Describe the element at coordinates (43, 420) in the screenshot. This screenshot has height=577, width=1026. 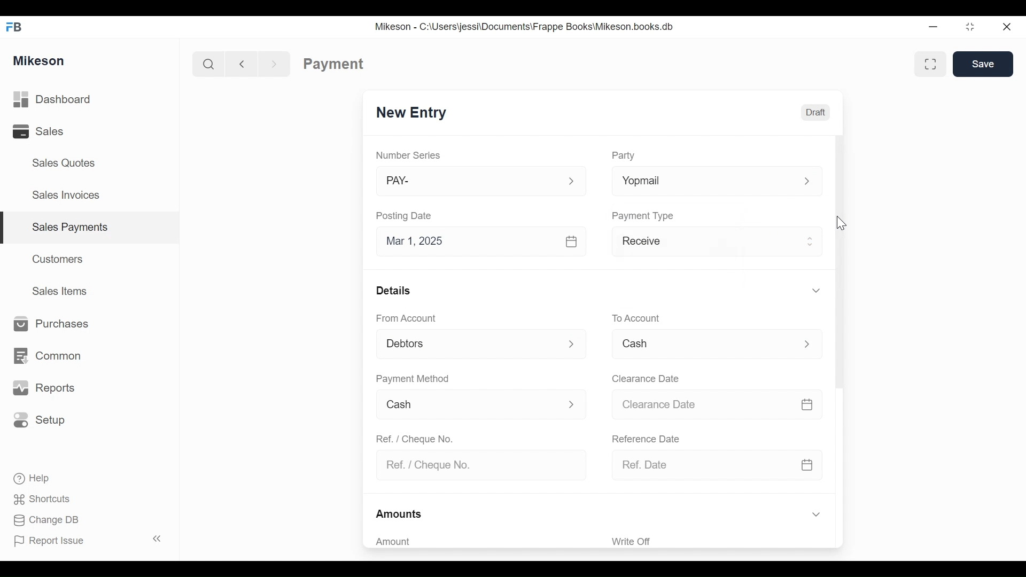
I see `Setup` at that location.